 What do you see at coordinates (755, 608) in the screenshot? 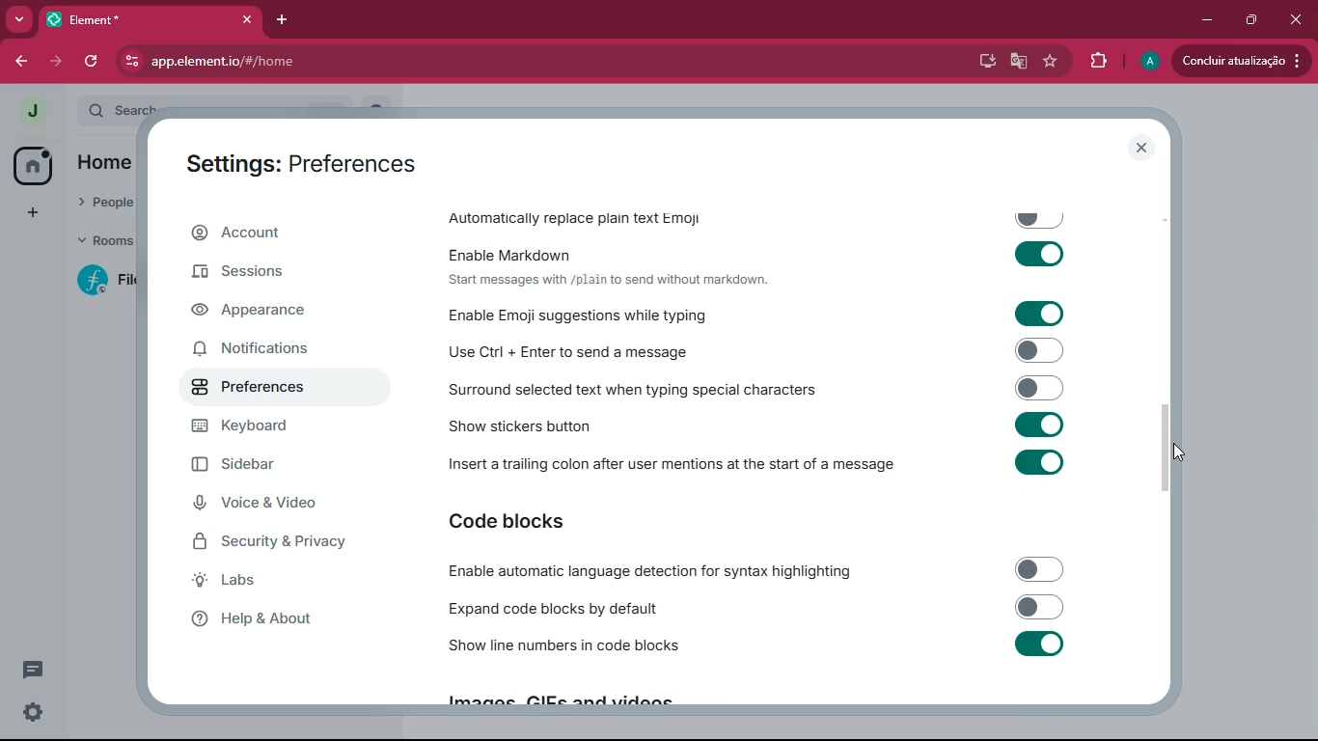
I see `Expand code blocks by default` at bounding box center [755, 608].